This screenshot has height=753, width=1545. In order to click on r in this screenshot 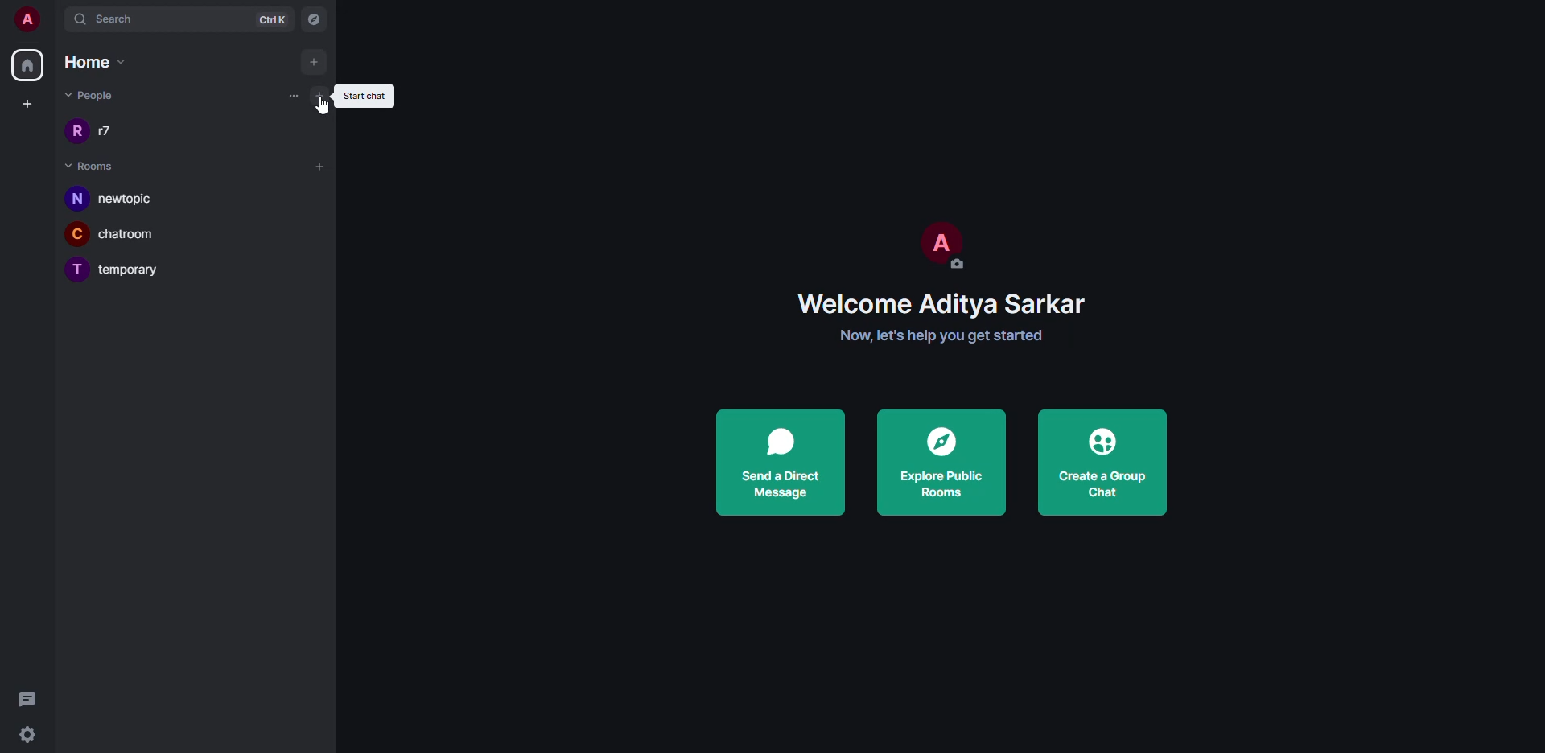, I will do `click(77, 132)`.